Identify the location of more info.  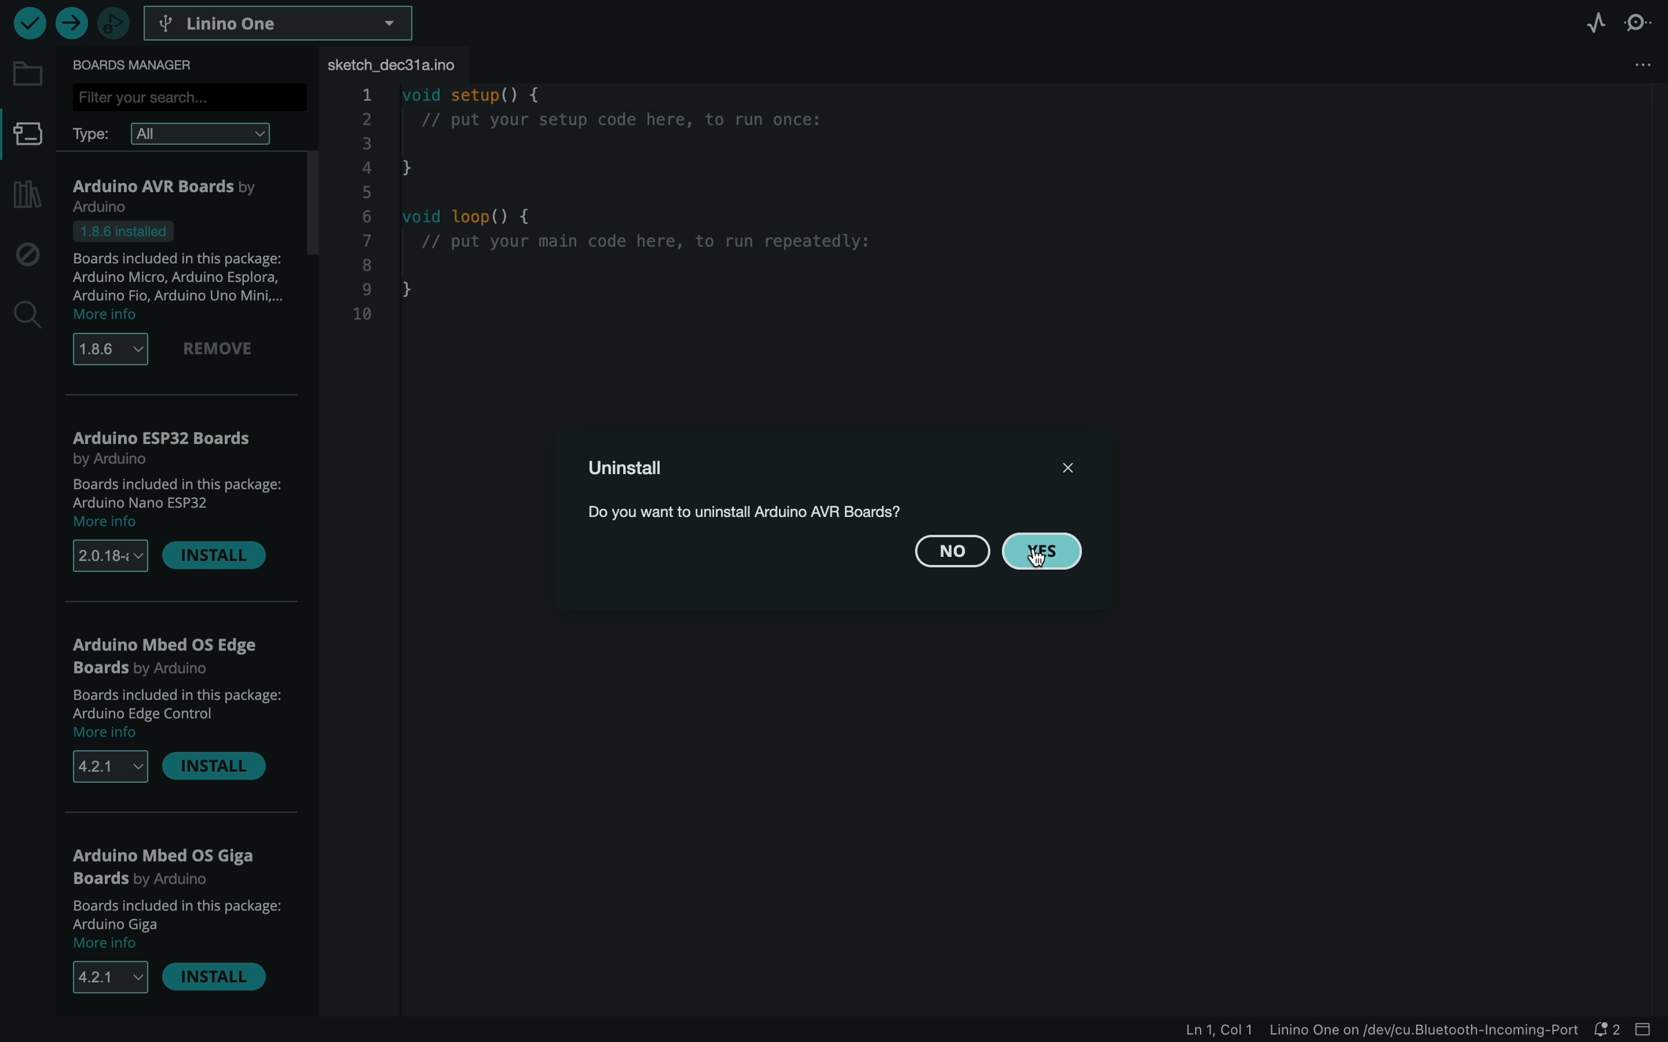
(105, 317).